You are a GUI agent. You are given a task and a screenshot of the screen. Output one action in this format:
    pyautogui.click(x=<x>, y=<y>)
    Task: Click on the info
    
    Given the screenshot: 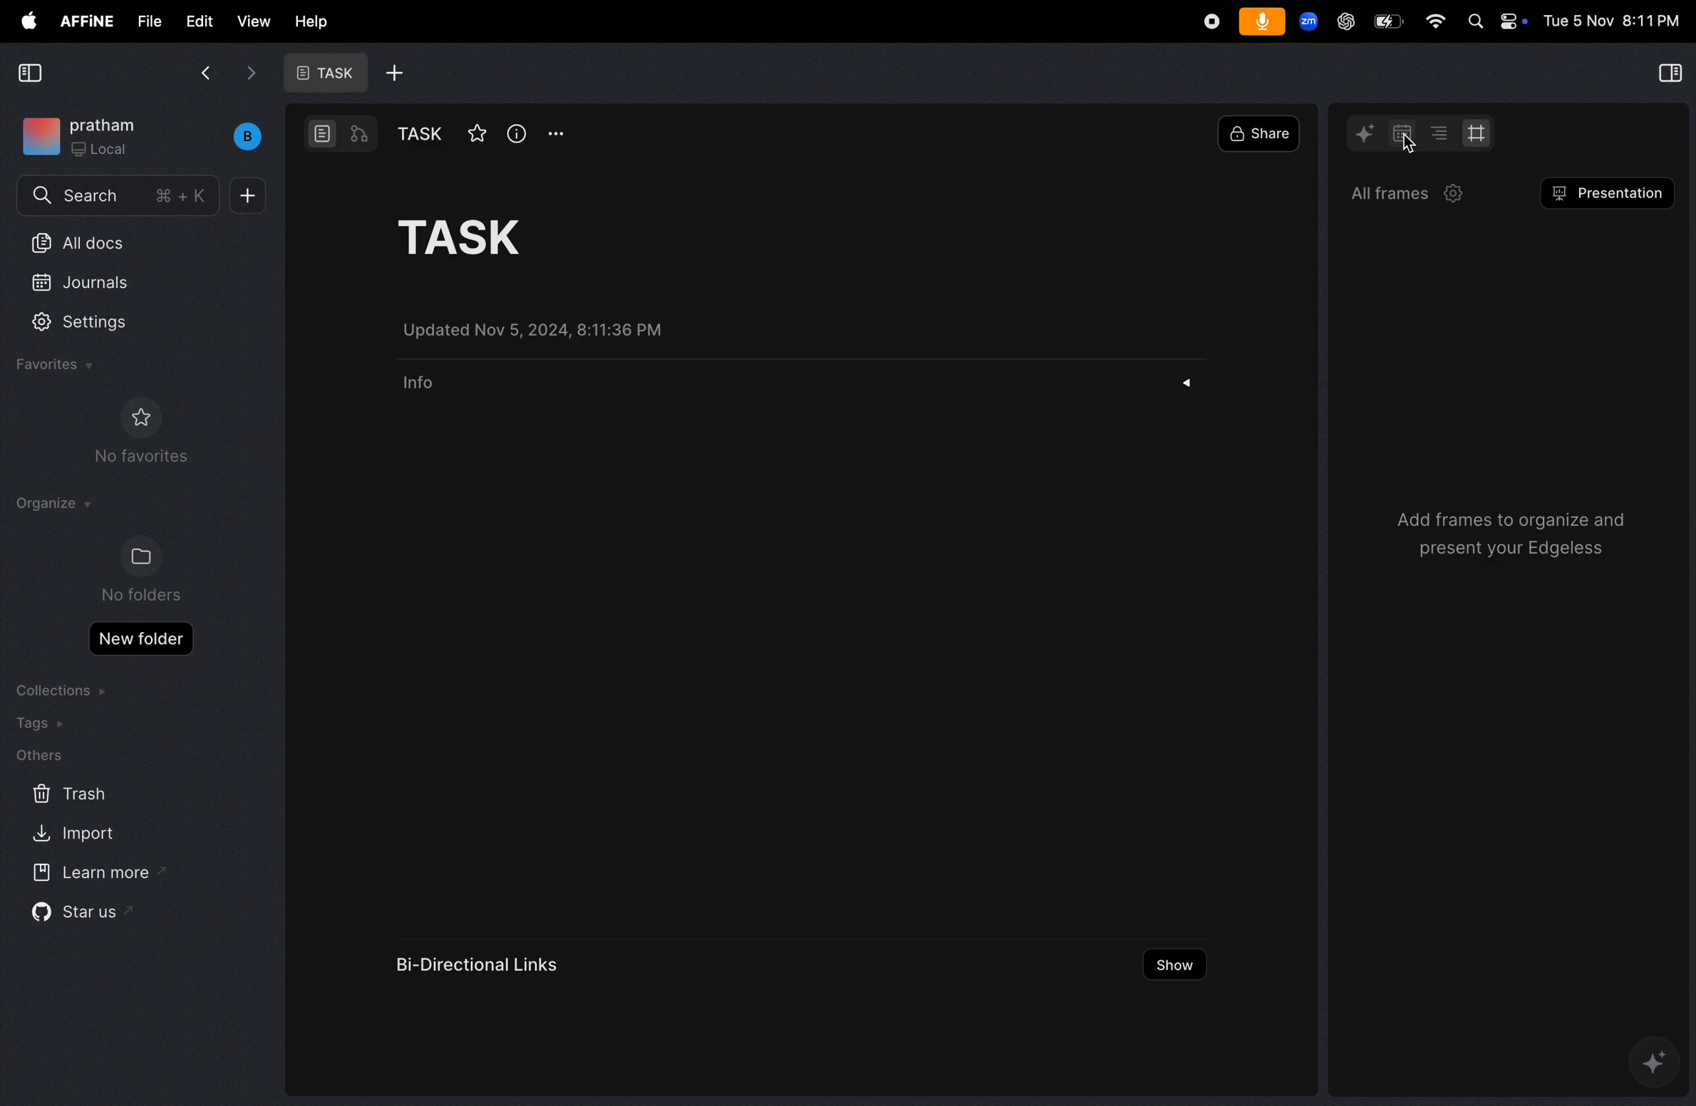 What is the action you would take?
    pyautogui.click(x=418, y=390)
    